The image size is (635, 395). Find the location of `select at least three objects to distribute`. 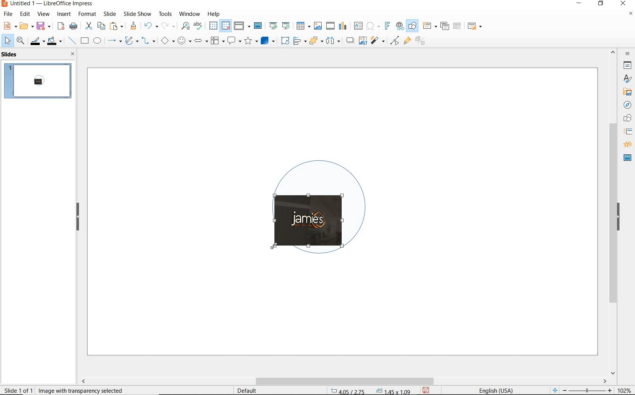

select at least three objects to distribute is located at coordinates (333, 41).